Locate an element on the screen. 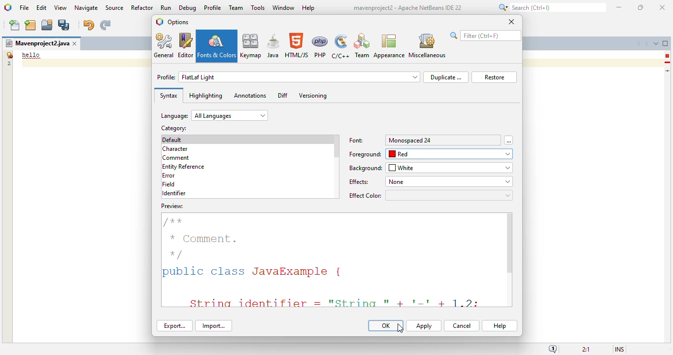 The width and height of the screenshot is (673, 355). help is located at coordinates (309, 8).